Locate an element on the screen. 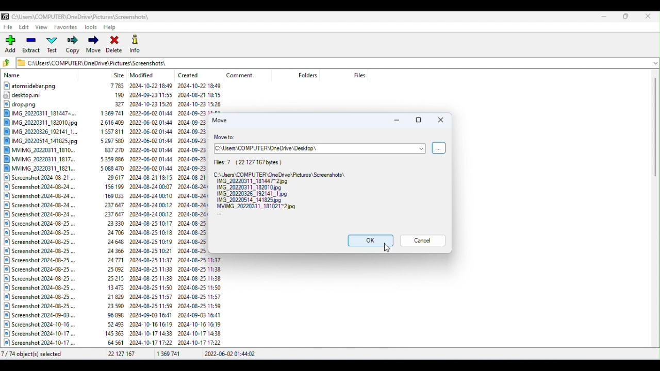  Name is located at coordinates (14, 76).